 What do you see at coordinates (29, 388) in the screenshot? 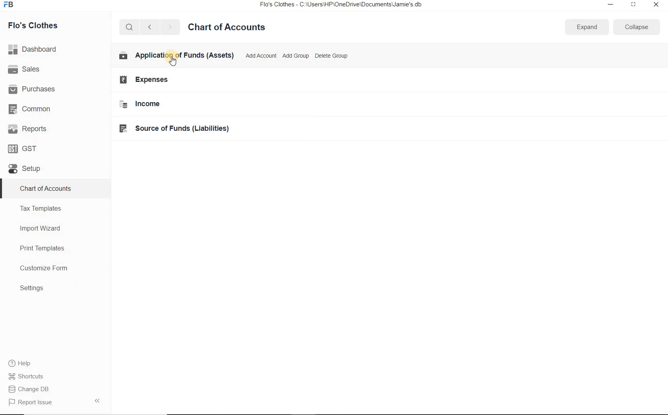
I see `Change DB` at bounding box center [29, 388].